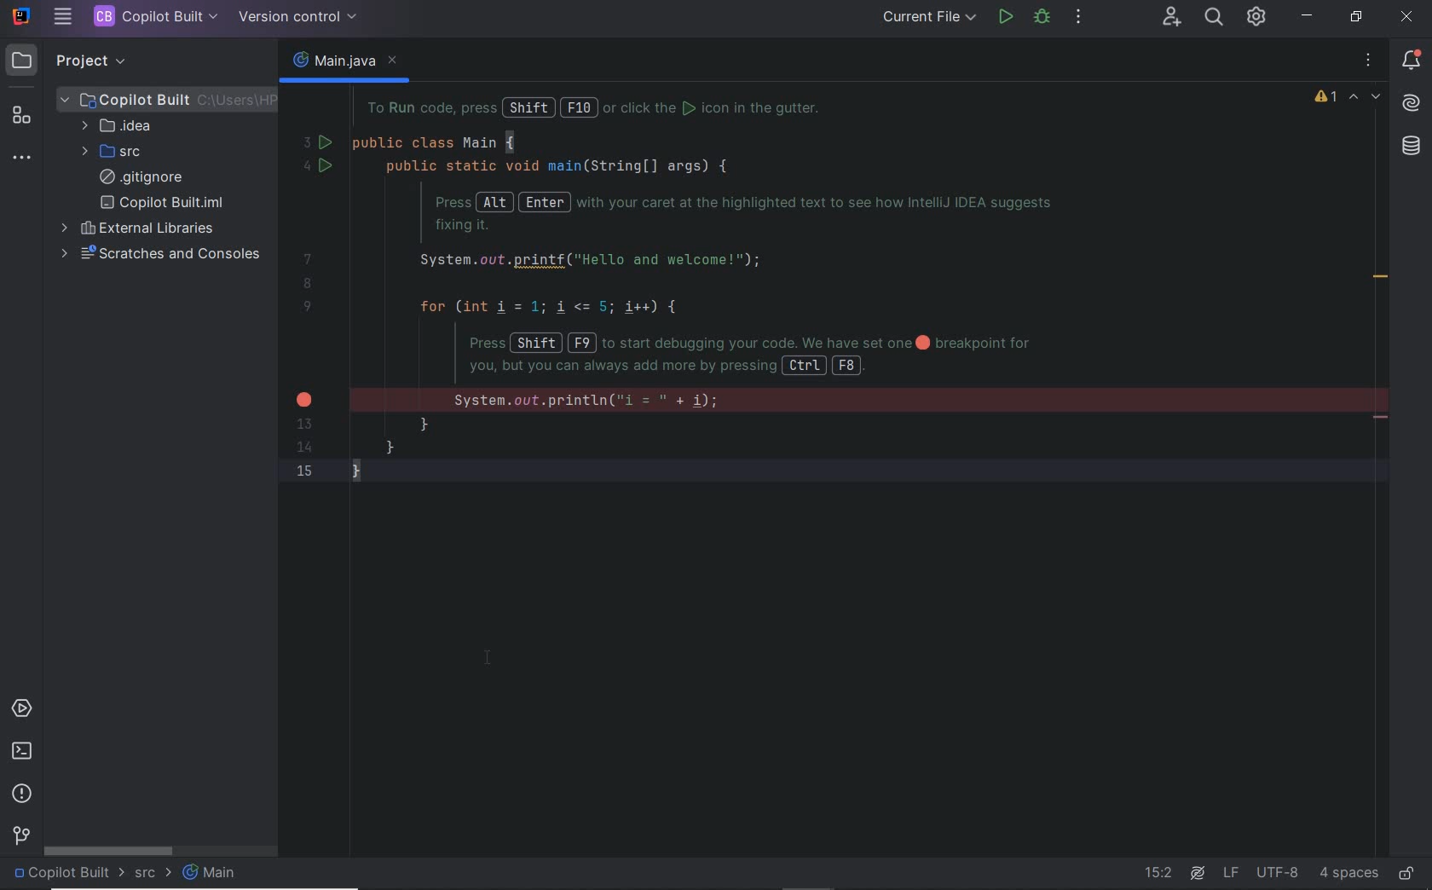 The image size is (1432, 890). Describe the element at coordinates (23, 794) in the screenshot. I see `problems` at that location.